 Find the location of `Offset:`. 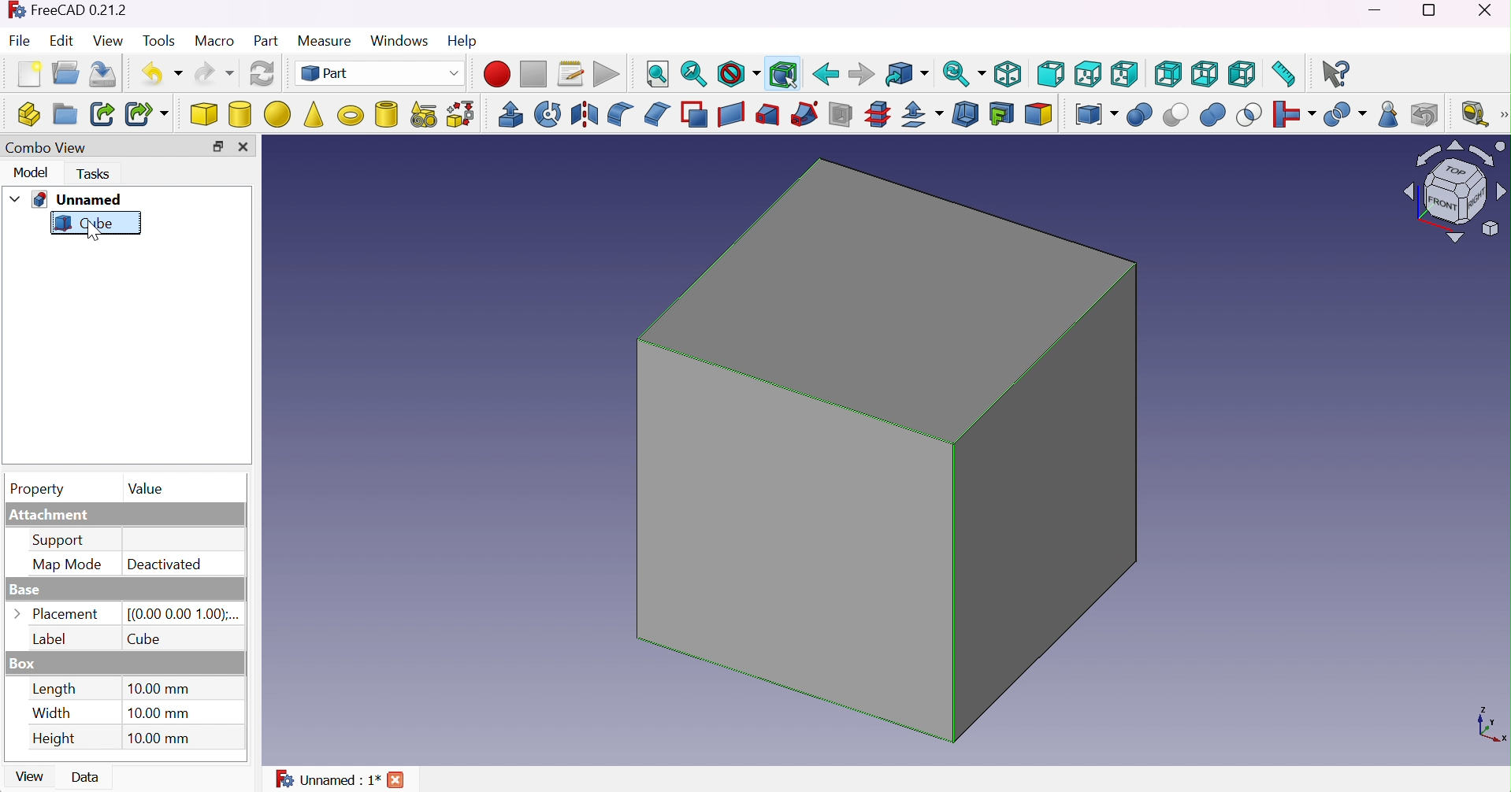

Offset: is located at coordinates (923, 117).